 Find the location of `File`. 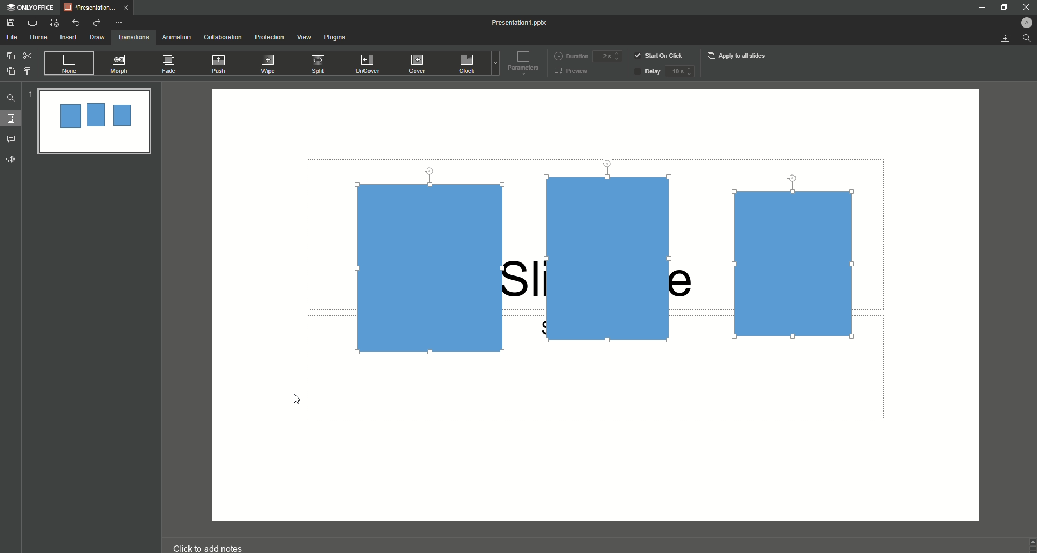

File is located at coordinates (12, 37).